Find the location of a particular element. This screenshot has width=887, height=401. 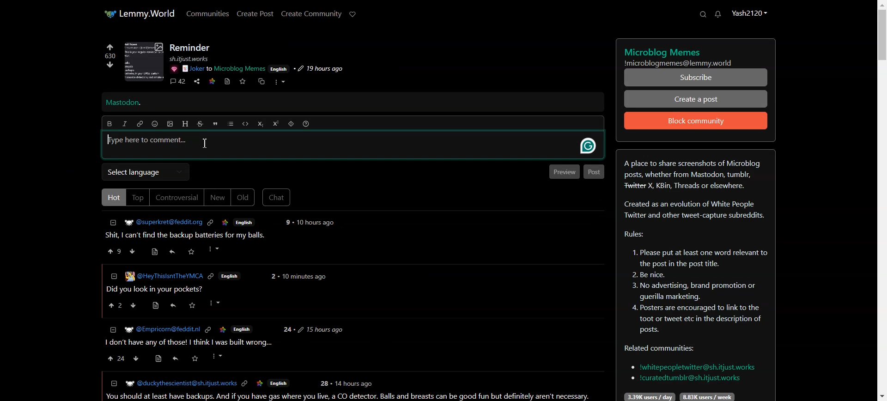

New is located at coordinates (217, 197).